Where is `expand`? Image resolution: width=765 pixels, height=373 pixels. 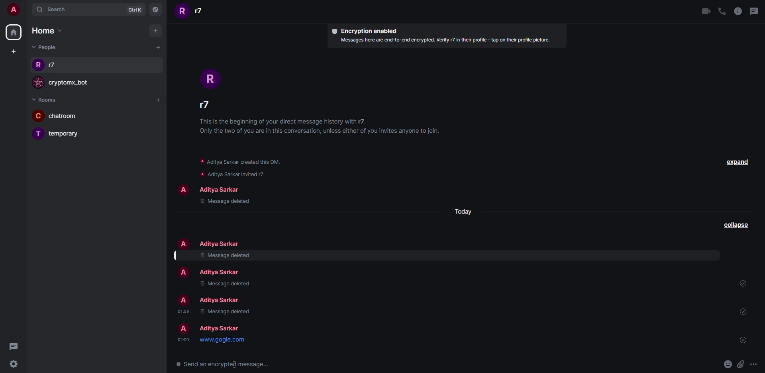
expand is located at coordinates (738, 162).